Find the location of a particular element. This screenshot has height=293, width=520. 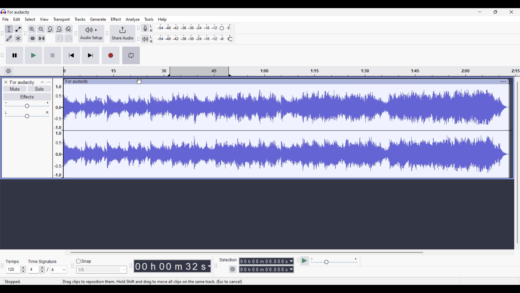

Draw tool is located at coordinates (9, 38).